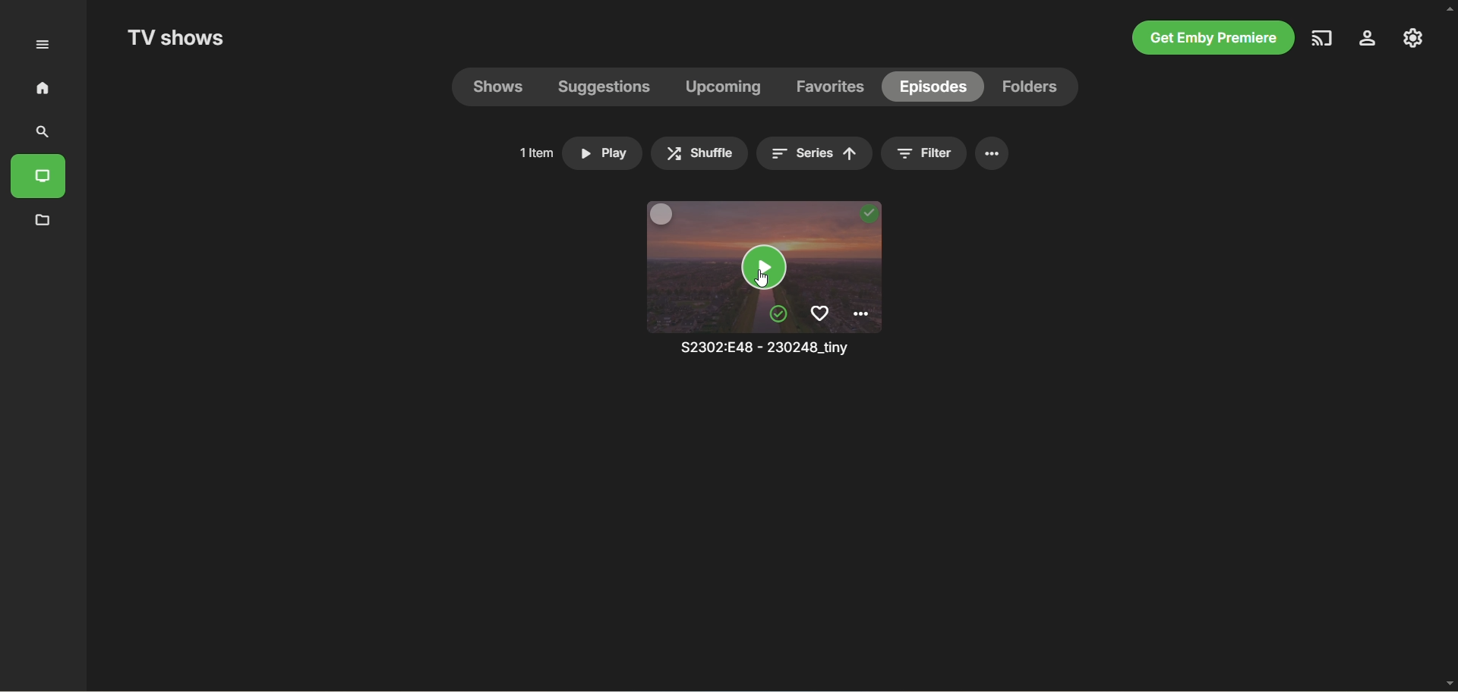 The width and height of the screenshot is (1458, 692). What do you see at coordinates (860, 314) in the screenshot?
I see `Settings` at bounding box center [860, 314].